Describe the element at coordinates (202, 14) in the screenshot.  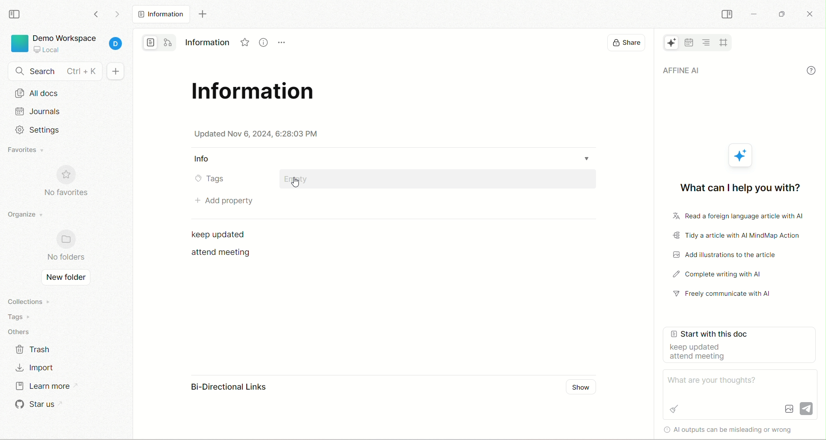
I see `new tab` at that location.